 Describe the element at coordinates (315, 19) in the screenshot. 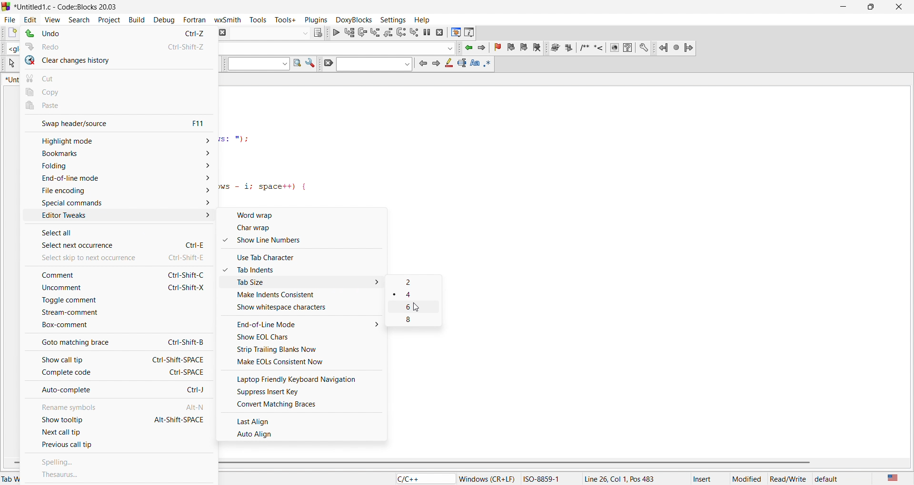

I see `plugins` at that location.